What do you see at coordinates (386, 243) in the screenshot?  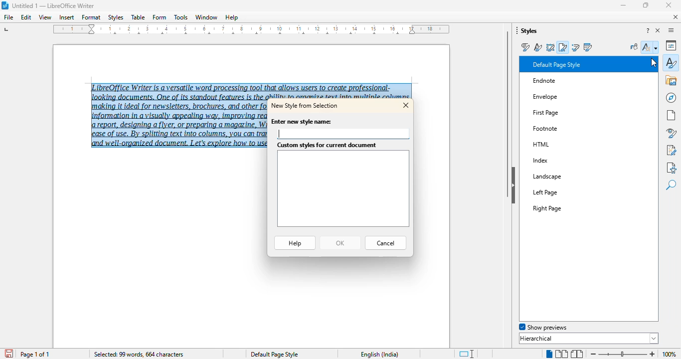 I see `cancel` at bounding box center [386, 243].